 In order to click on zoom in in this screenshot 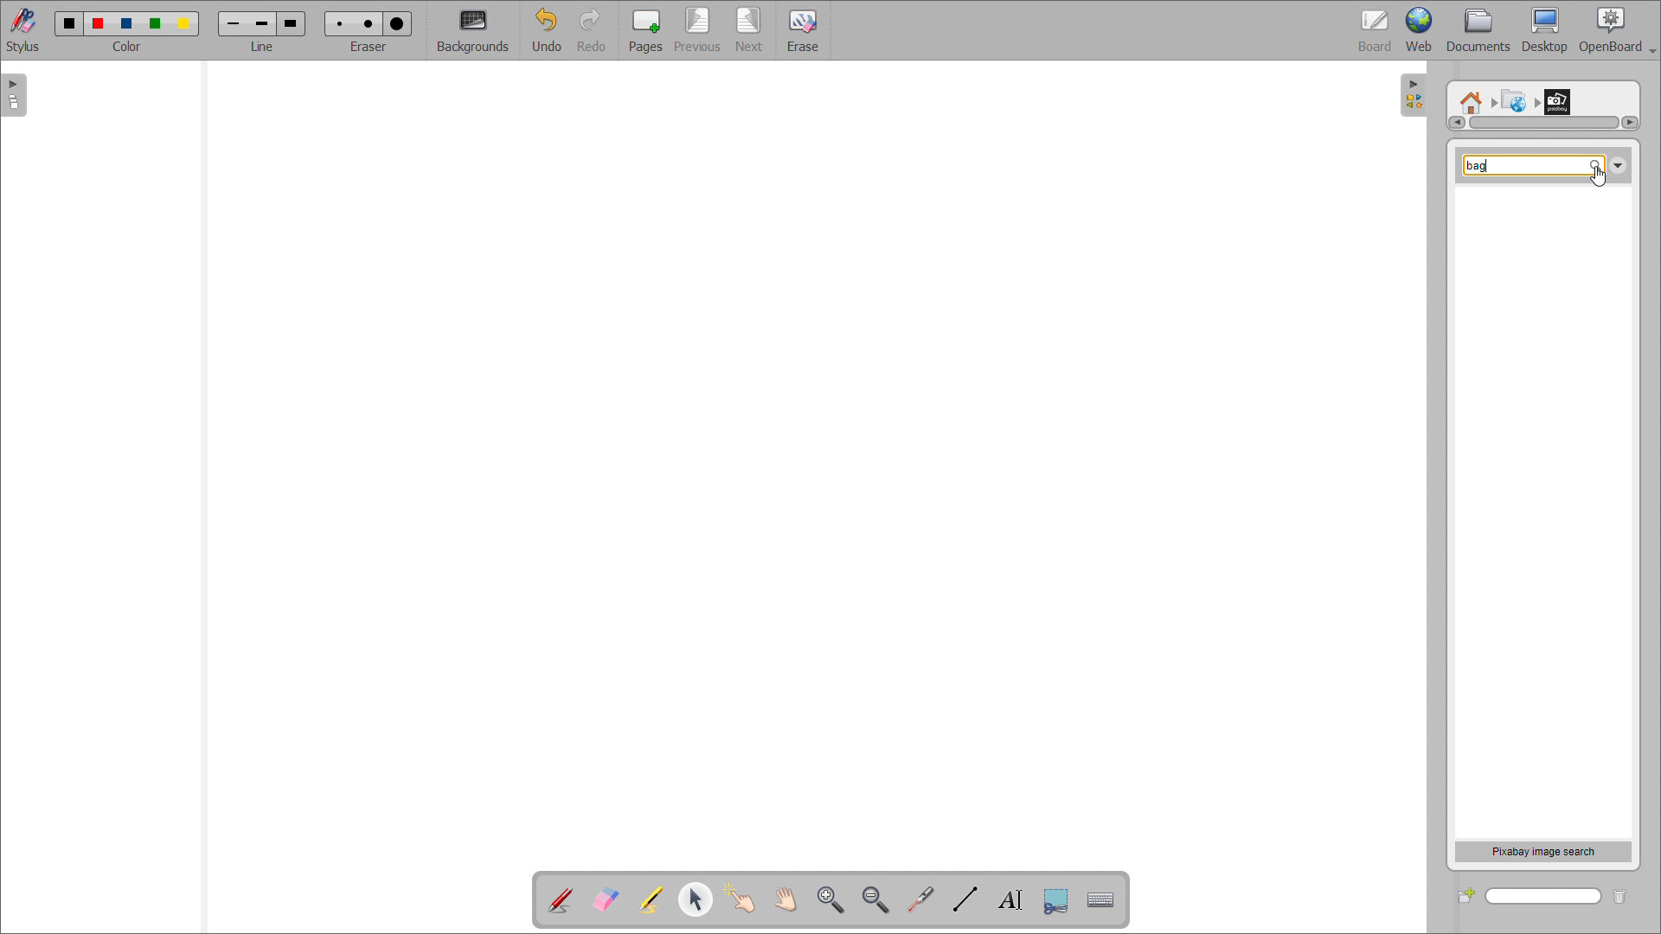, I will do `click(830, 899)`.